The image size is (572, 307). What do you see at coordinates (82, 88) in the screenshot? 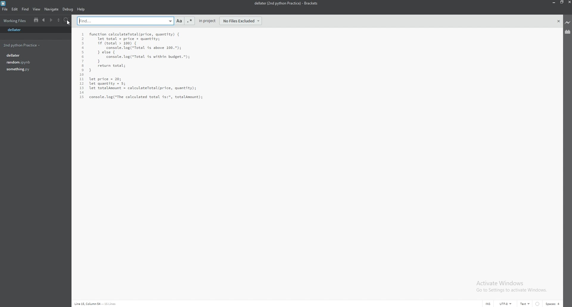
I see `13` at bounding box center [82, 88].